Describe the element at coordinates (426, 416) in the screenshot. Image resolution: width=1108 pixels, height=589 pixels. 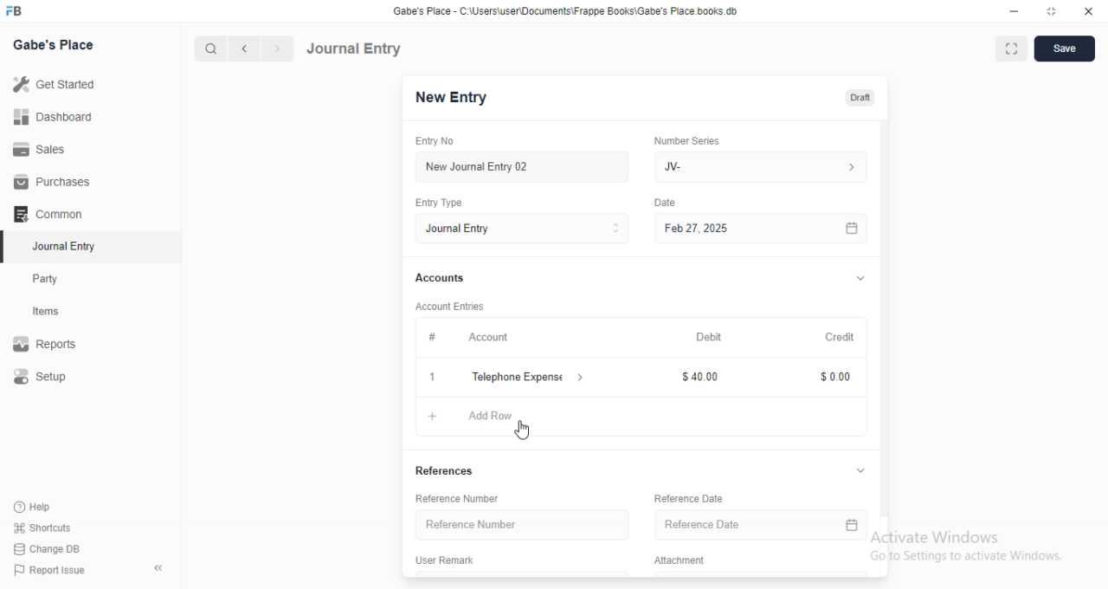
I see `Add` at that location.